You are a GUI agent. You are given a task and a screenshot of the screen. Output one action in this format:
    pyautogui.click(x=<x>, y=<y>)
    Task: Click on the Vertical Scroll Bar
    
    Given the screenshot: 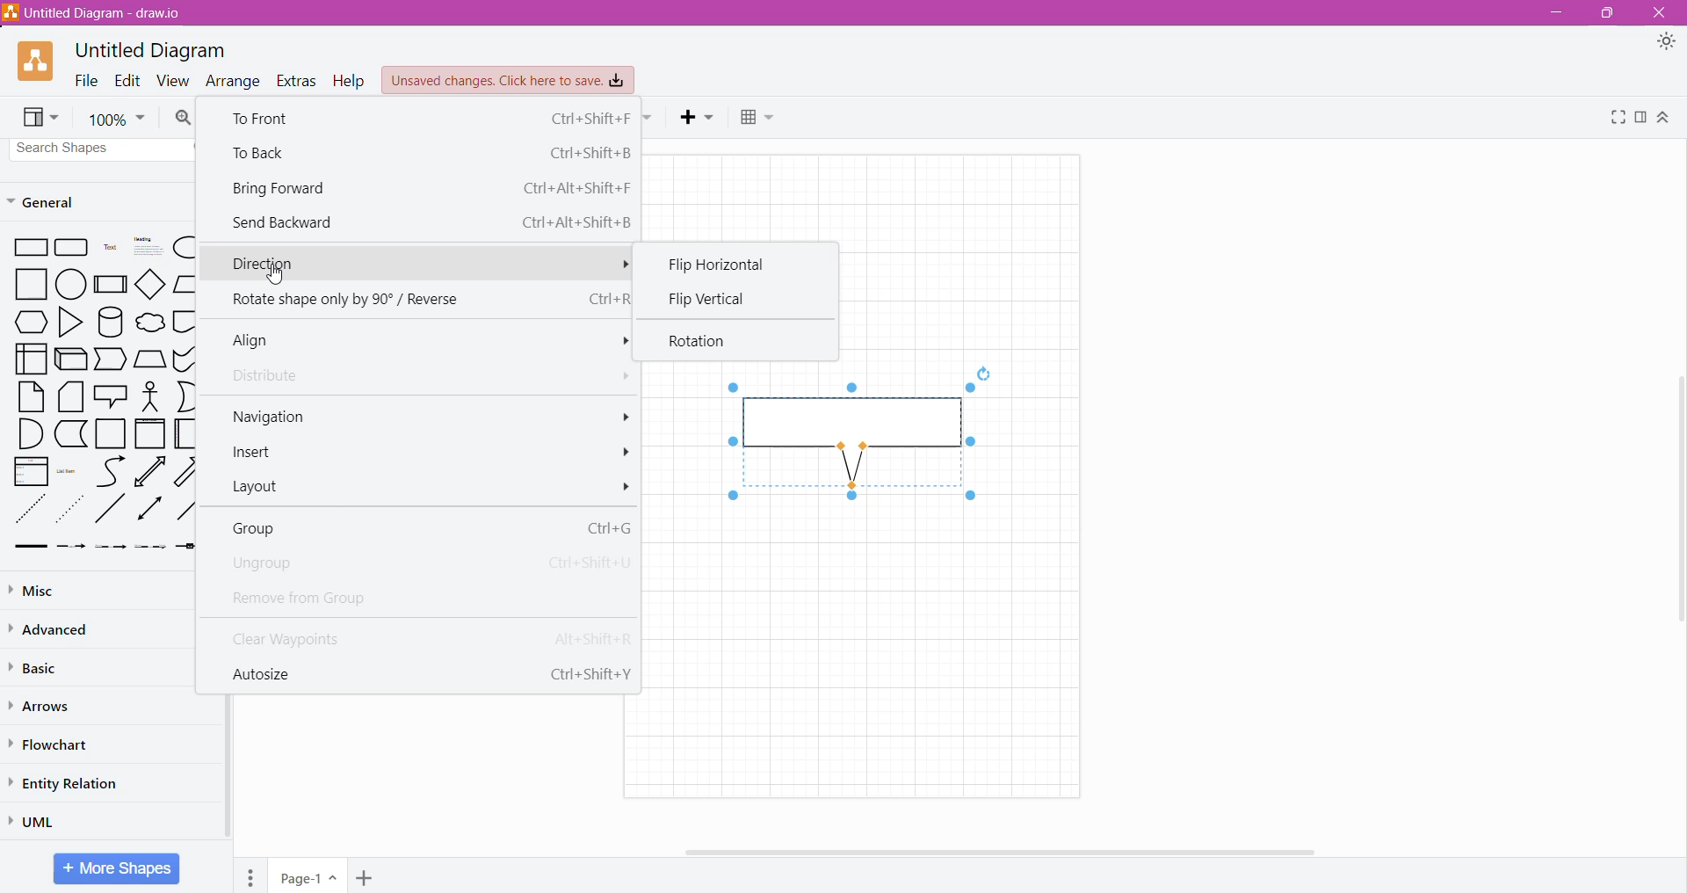 What is the action you would take?
    pyautogui.click(x=228, y=767)
    